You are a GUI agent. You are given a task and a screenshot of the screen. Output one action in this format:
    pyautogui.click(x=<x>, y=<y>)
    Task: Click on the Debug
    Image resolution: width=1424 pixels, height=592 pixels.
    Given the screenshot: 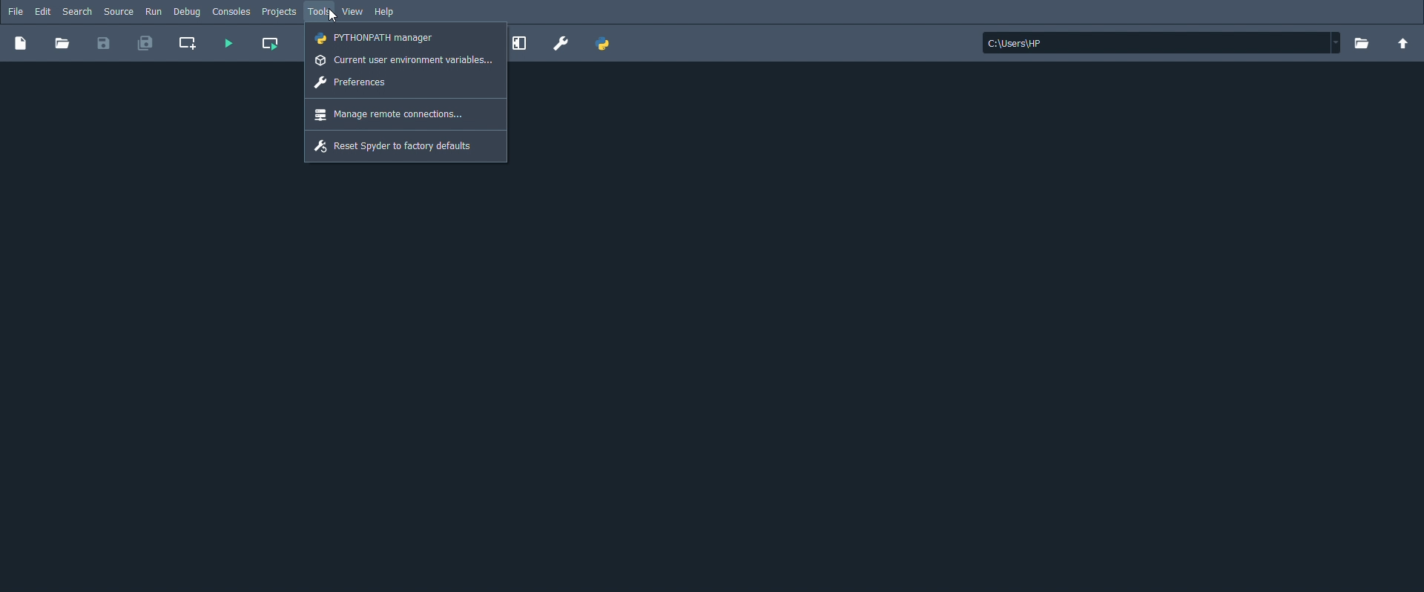 What is the action you would take?
    pyautogui.click(x=188, y=13)
    